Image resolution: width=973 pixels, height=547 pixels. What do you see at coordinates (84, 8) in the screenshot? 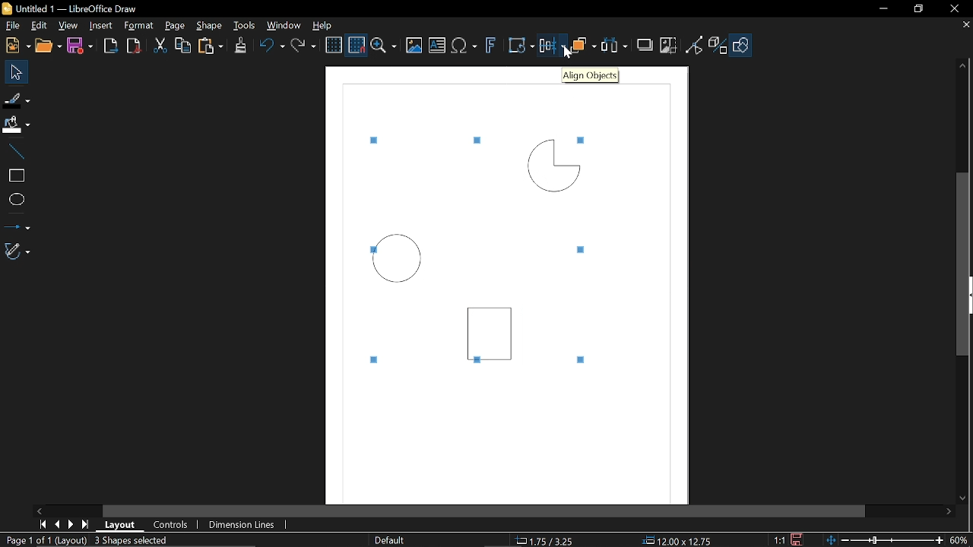
I see `Untitled 1 — LibreOffice Draw` at bounding box center [84, 8].